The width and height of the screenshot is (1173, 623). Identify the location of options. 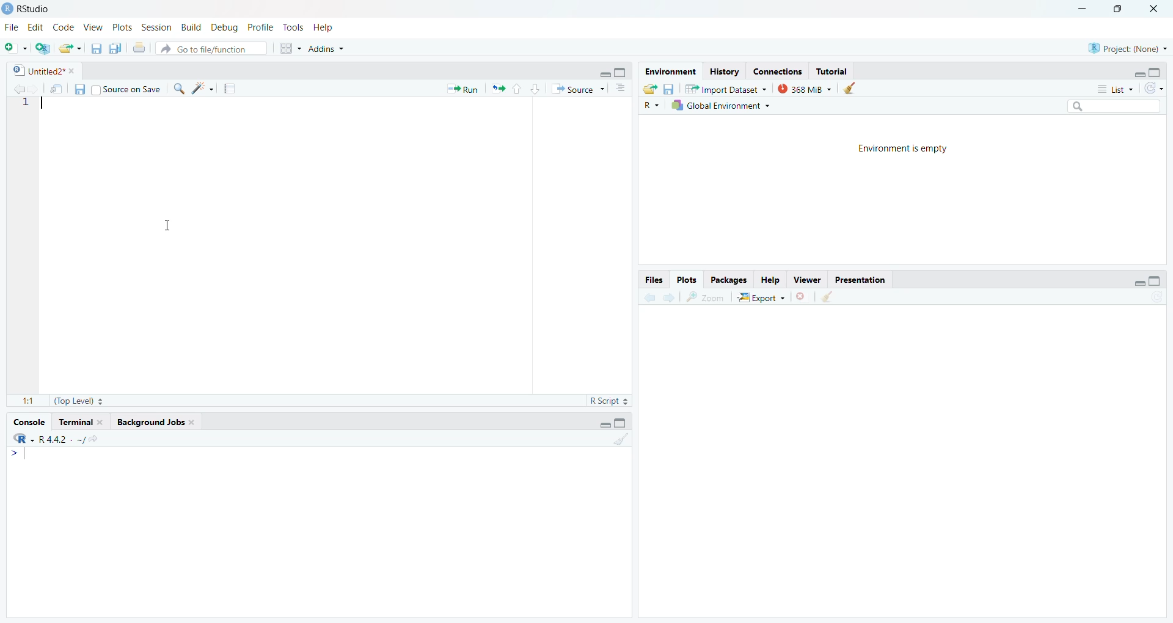
(619, 89).